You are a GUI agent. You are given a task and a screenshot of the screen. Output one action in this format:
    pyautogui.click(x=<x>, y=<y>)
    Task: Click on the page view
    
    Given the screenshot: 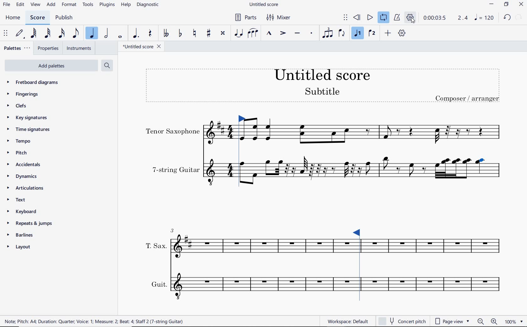 What is the action you would take?
    pyautogui.click(x=452, y=322)
    